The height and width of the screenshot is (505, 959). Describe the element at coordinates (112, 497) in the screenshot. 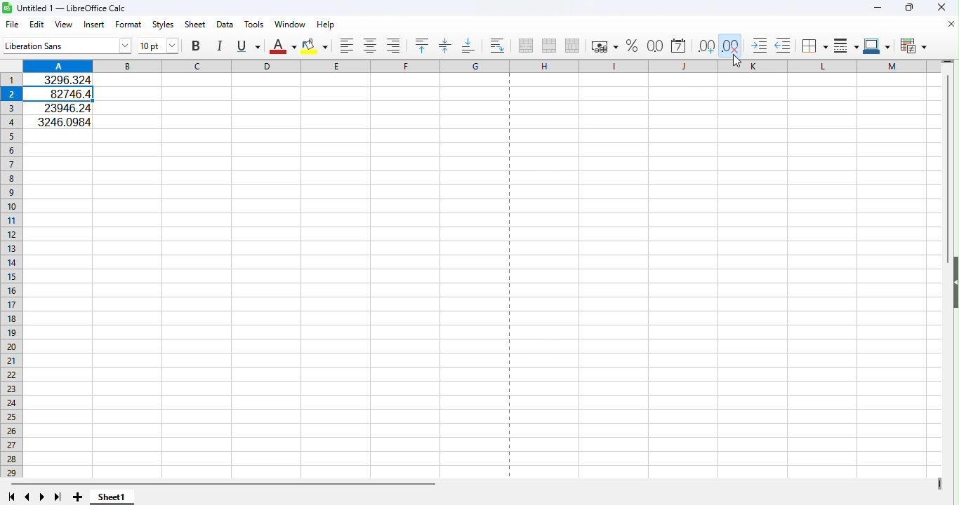

I see `Sheet1` at that location.